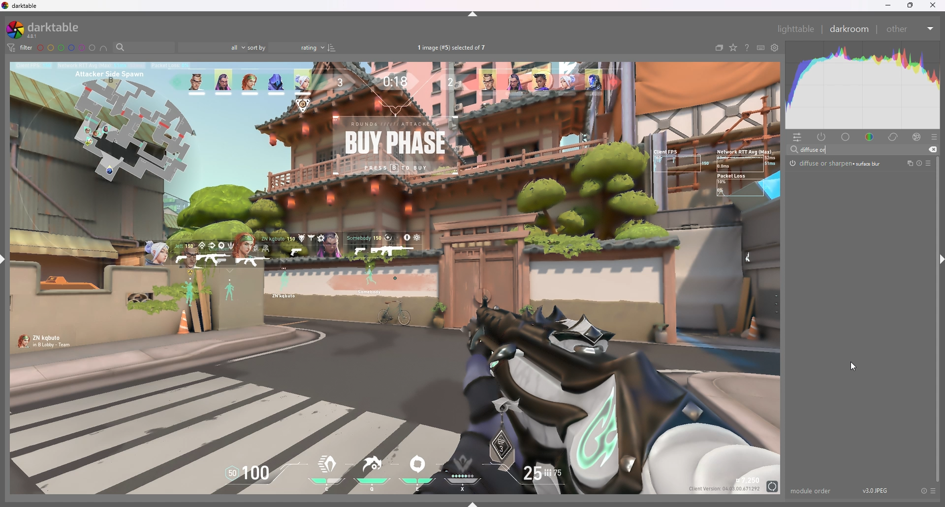 This screenshot has height=507, width=945. What do you see at coordinates (863, 85) in the screenshot?
I see `heat graph` at bounding box center [863, 85].